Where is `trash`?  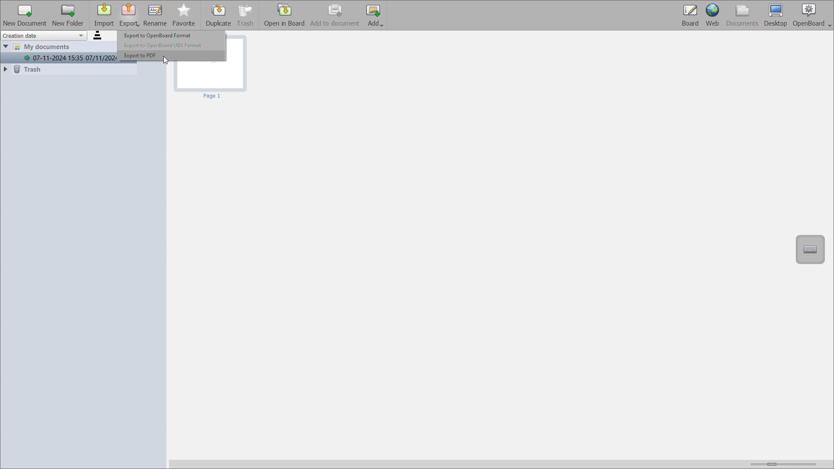
trash is located at coordinates (246, 15).